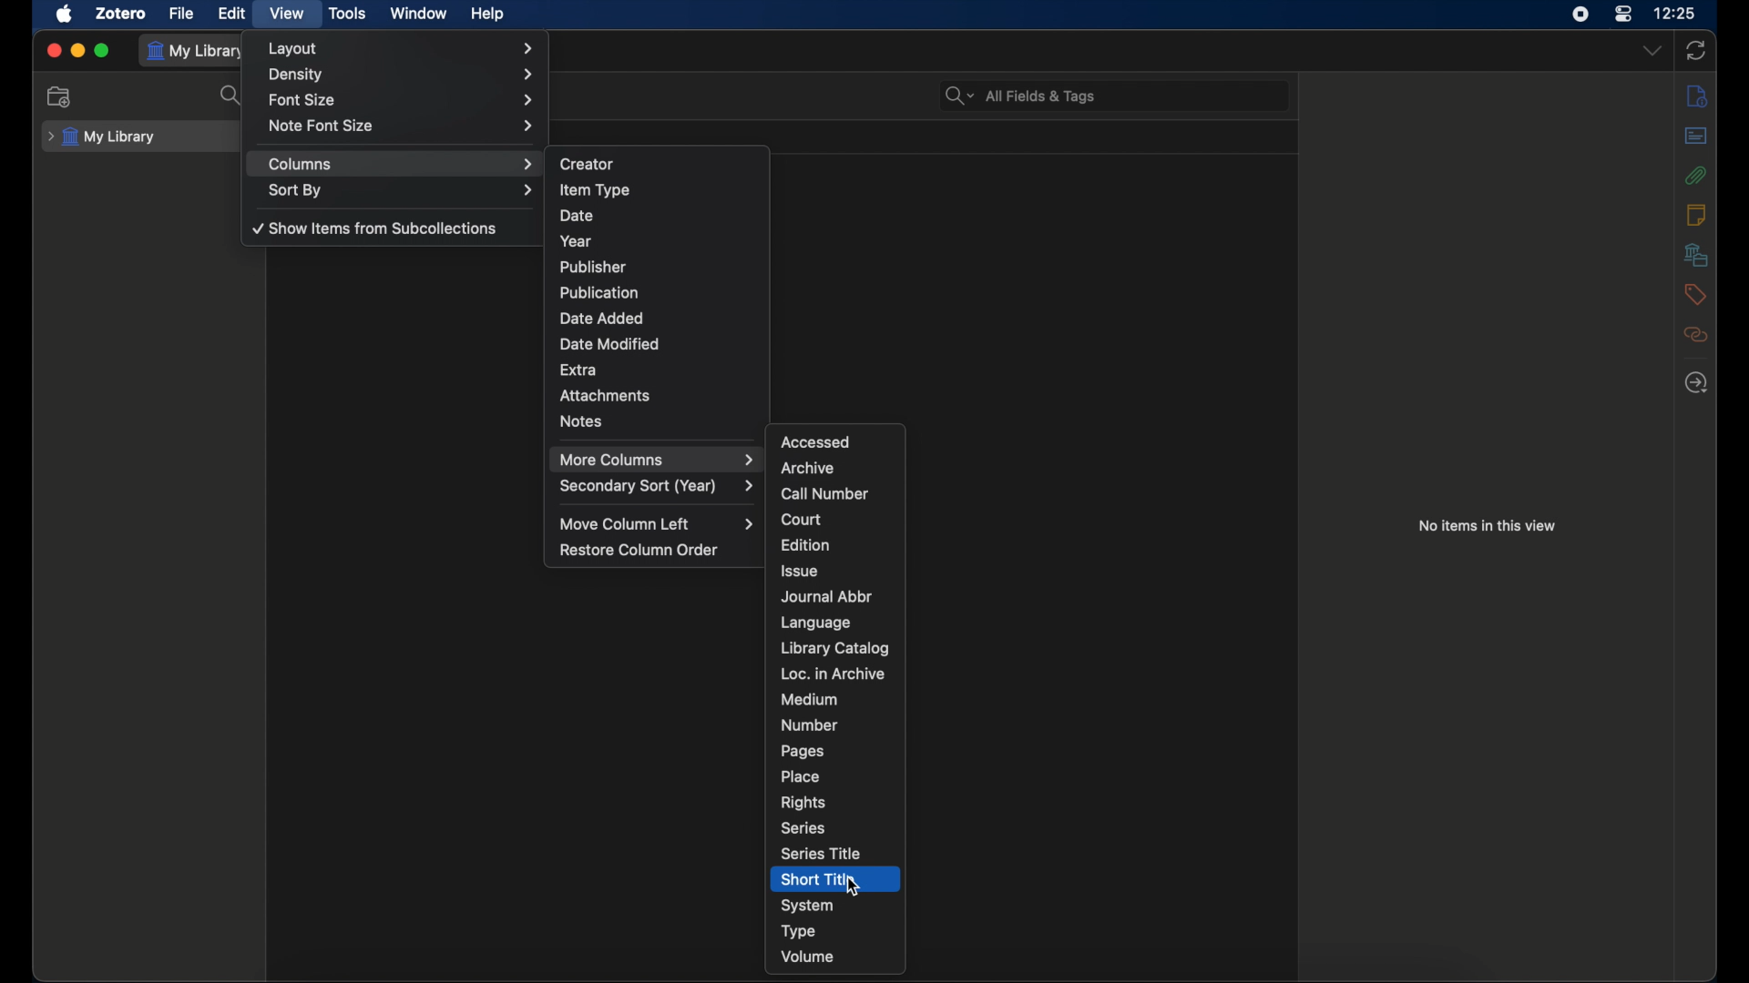  I want to click on time, so click(1676, 14).